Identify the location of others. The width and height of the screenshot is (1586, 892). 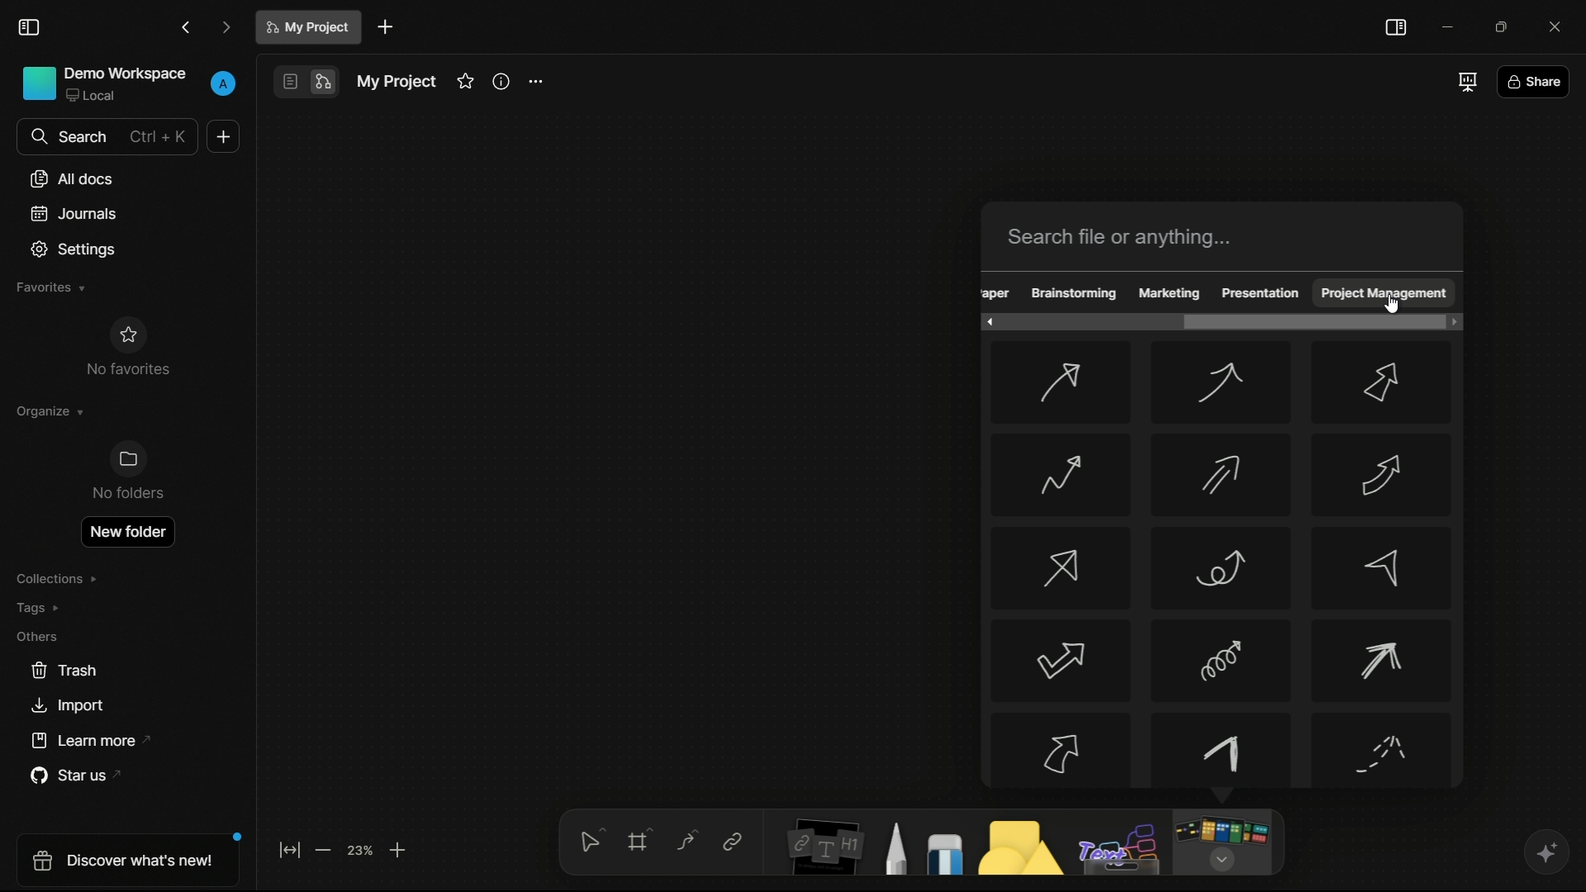
(1121, 849).